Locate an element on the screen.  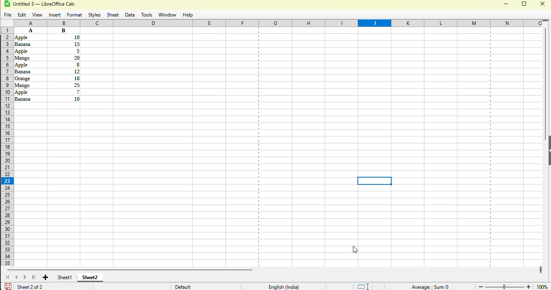
sheet 2 of 2 is located at coordinates (29, 286).